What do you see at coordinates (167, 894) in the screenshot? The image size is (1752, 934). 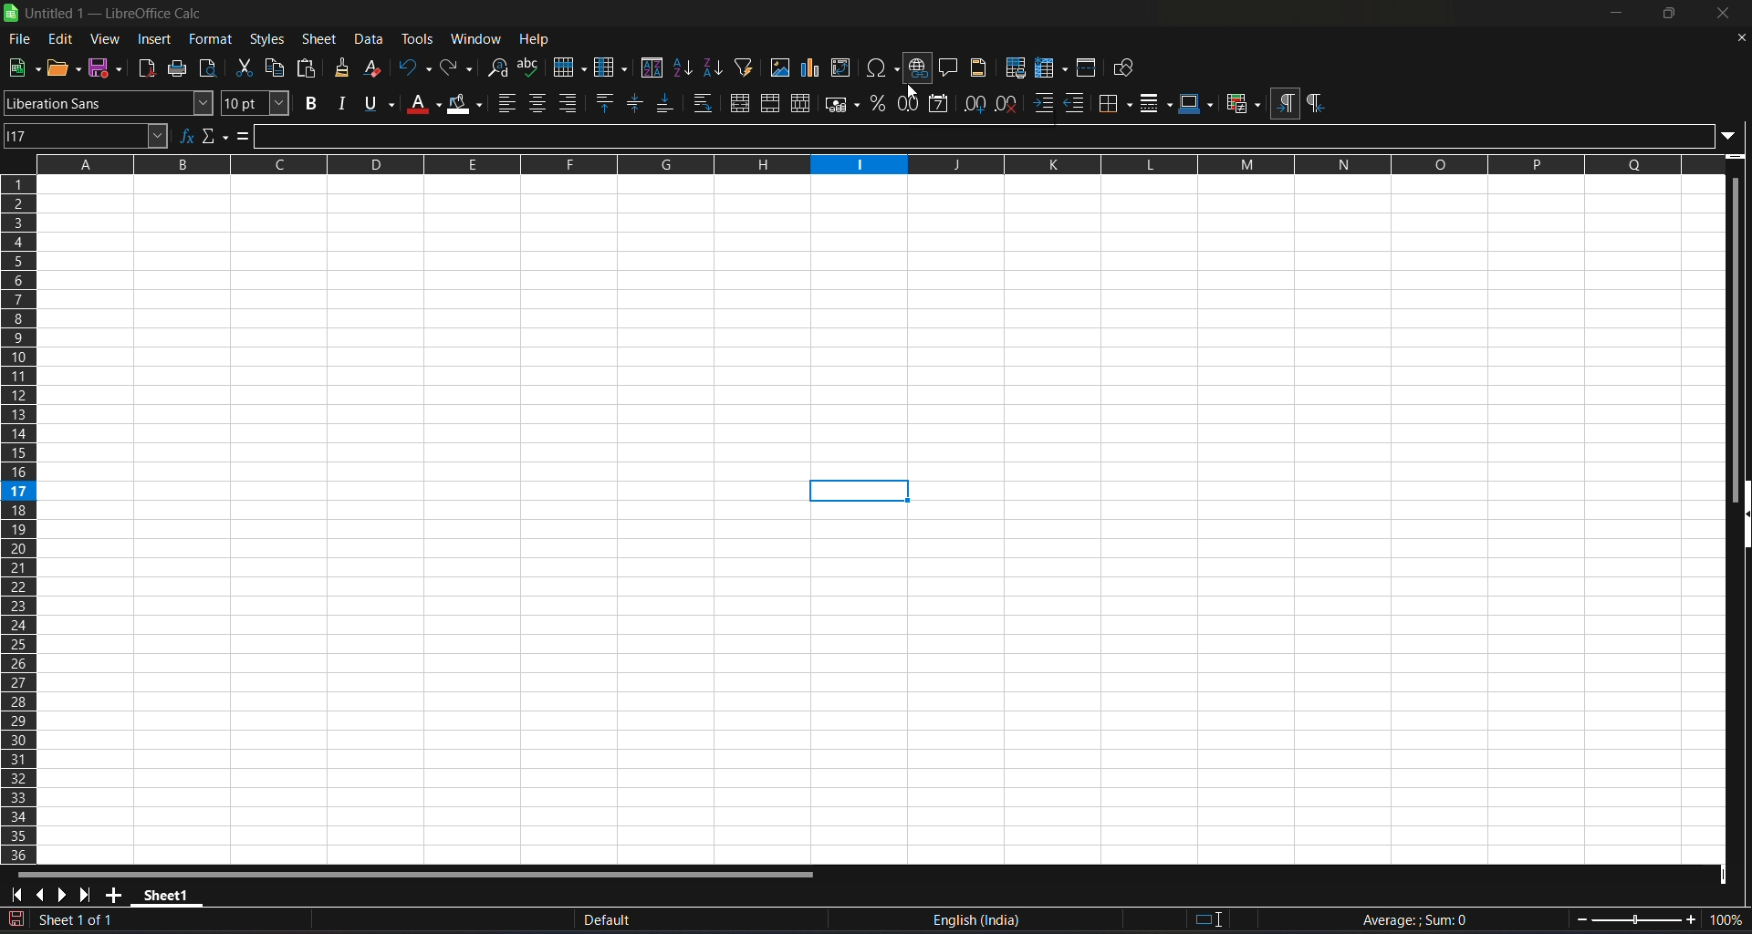 I see `sheet 1` at bounding box center [167, 894].